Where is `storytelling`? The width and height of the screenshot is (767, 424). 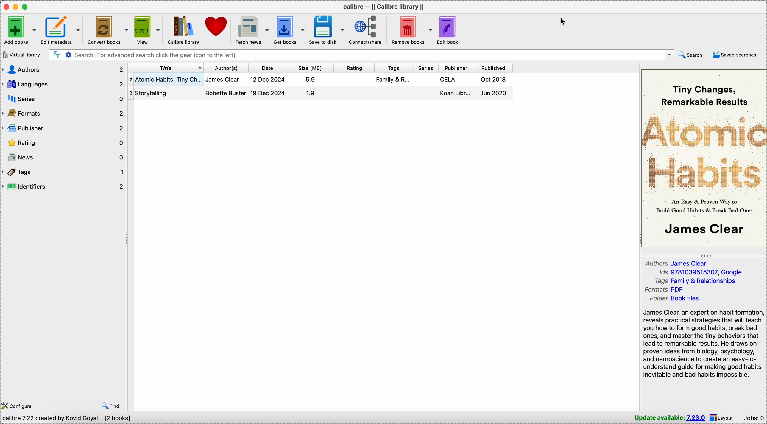
storytelling is located at coordinates (155, 93).